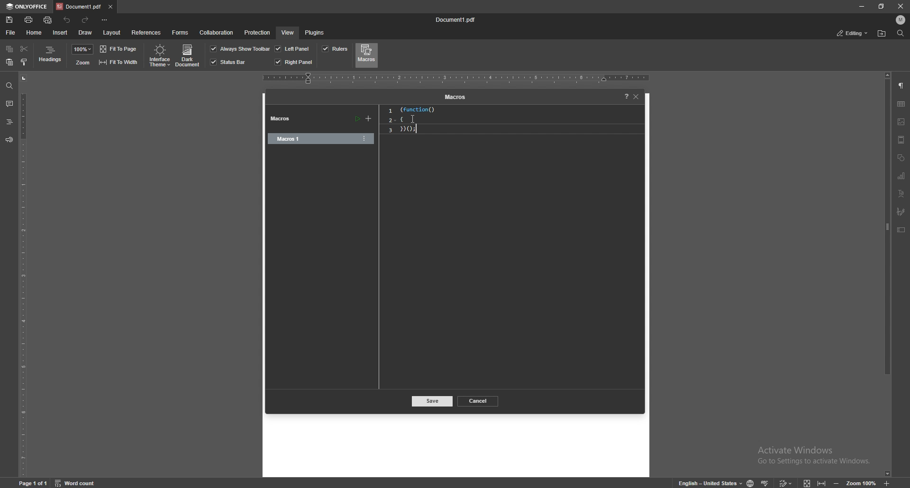  Describe the element at coordinates (9, 50) in the screenshot. I see `copy` at that location.